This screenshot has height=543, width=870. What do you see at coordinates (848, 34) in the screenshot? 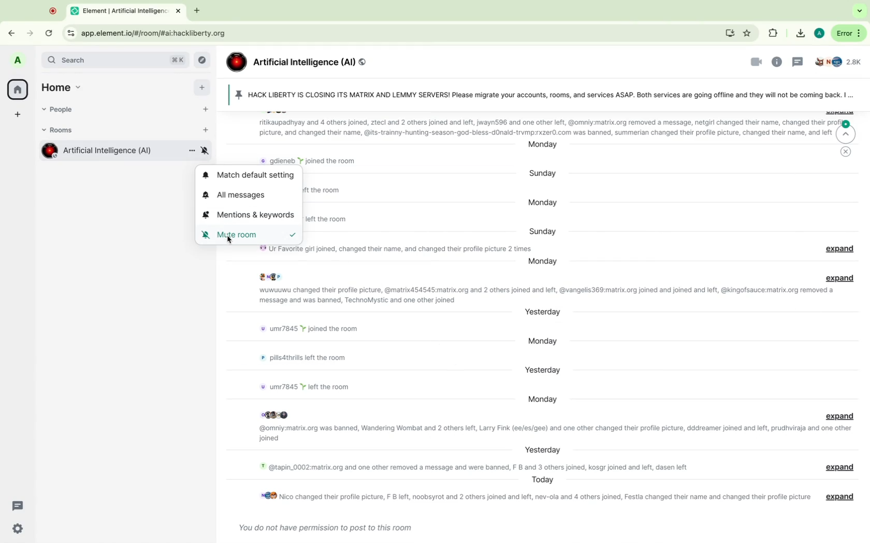
I see `more` at bounding box center [848, 34].